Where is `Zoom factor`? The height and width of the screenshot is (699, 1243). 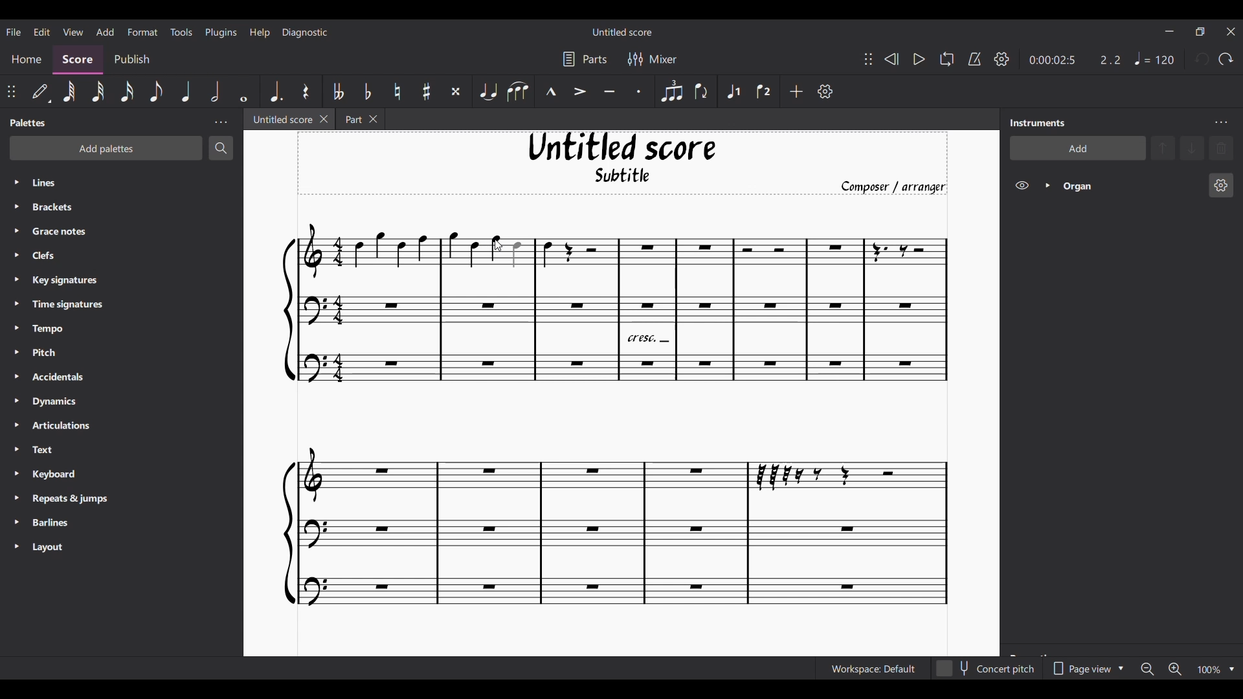 Zoom factor is located at coordinates (1209, 670).